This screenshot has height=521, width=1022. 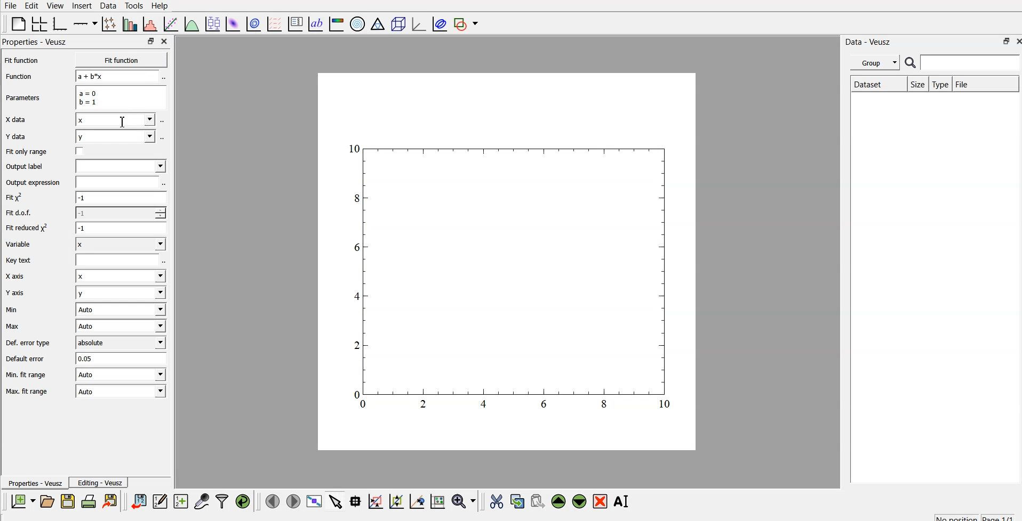 What do you see at coordinates (27, 213) in the screenshot?
I see `Fit dof.` at bounding box center [27, 213].